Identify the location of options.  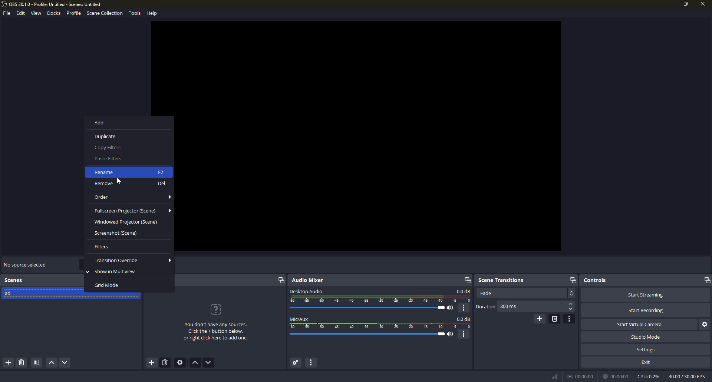
(465, 334).